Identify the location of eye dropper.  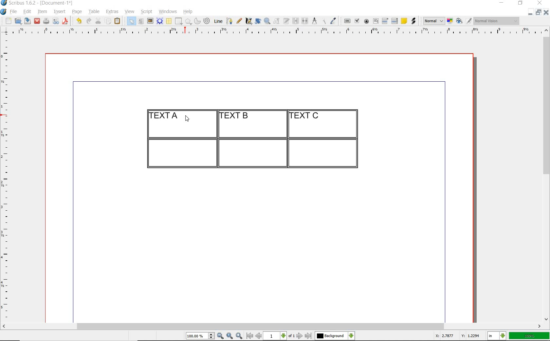
(333, 22).